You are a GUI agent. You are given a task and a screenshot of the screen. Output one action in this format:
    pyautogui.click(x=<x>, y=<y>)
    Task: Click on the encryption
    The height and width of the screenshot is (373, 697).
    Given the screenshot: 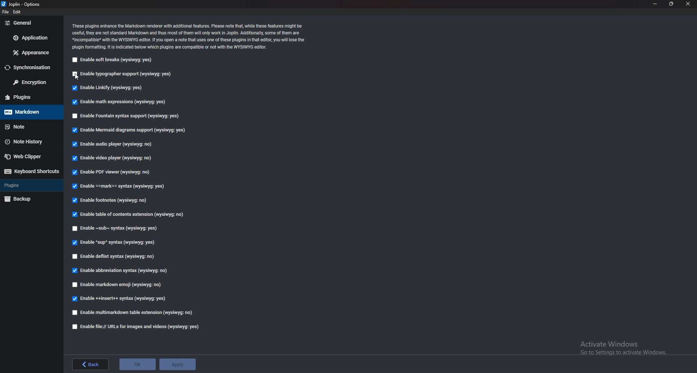 What is the action you would take?
    pyautogui.click(x=32, y=82)
    